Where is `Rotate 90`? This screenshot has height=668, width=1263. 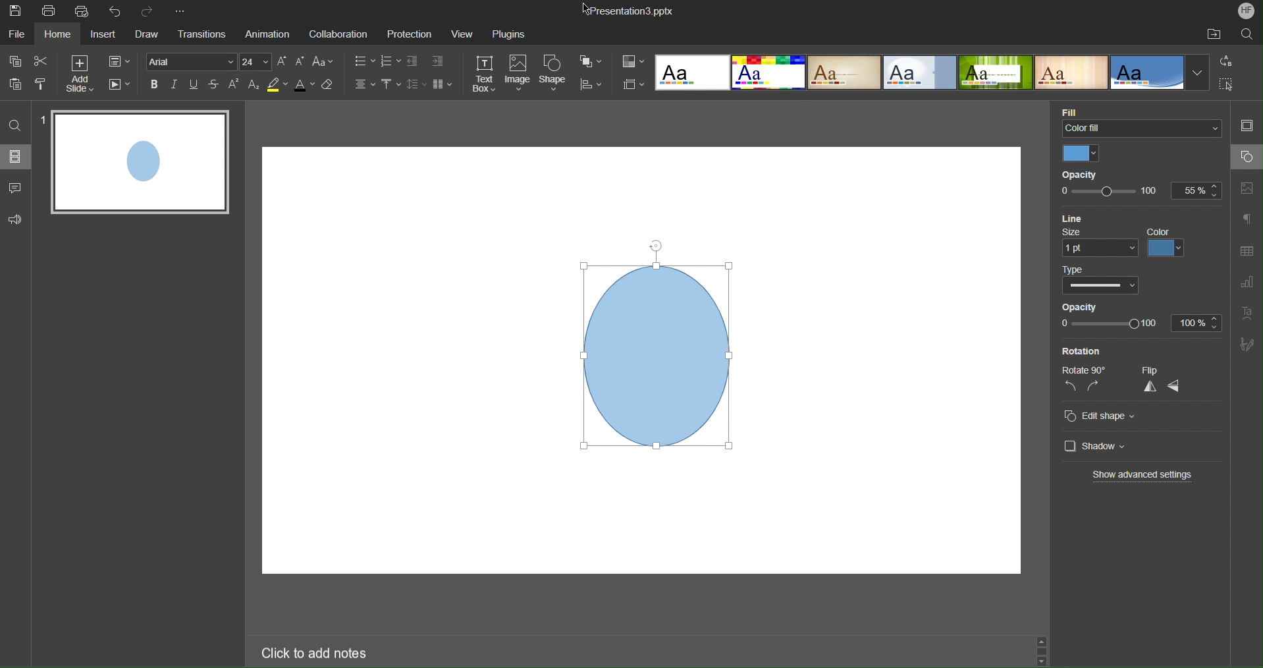 Rotate 90 is located at coordinates (1086, 370).